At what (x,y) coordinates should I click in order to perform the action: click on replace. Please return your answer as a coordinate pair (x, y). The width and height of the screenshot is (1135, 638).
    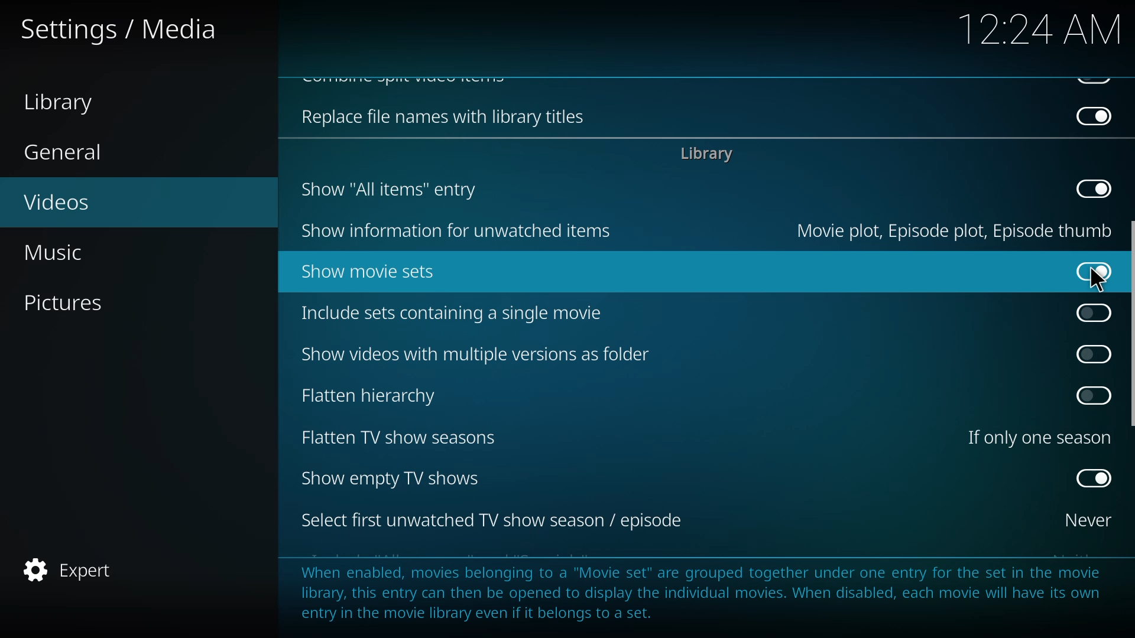
    Looking at the image, I should click on (436, 119).